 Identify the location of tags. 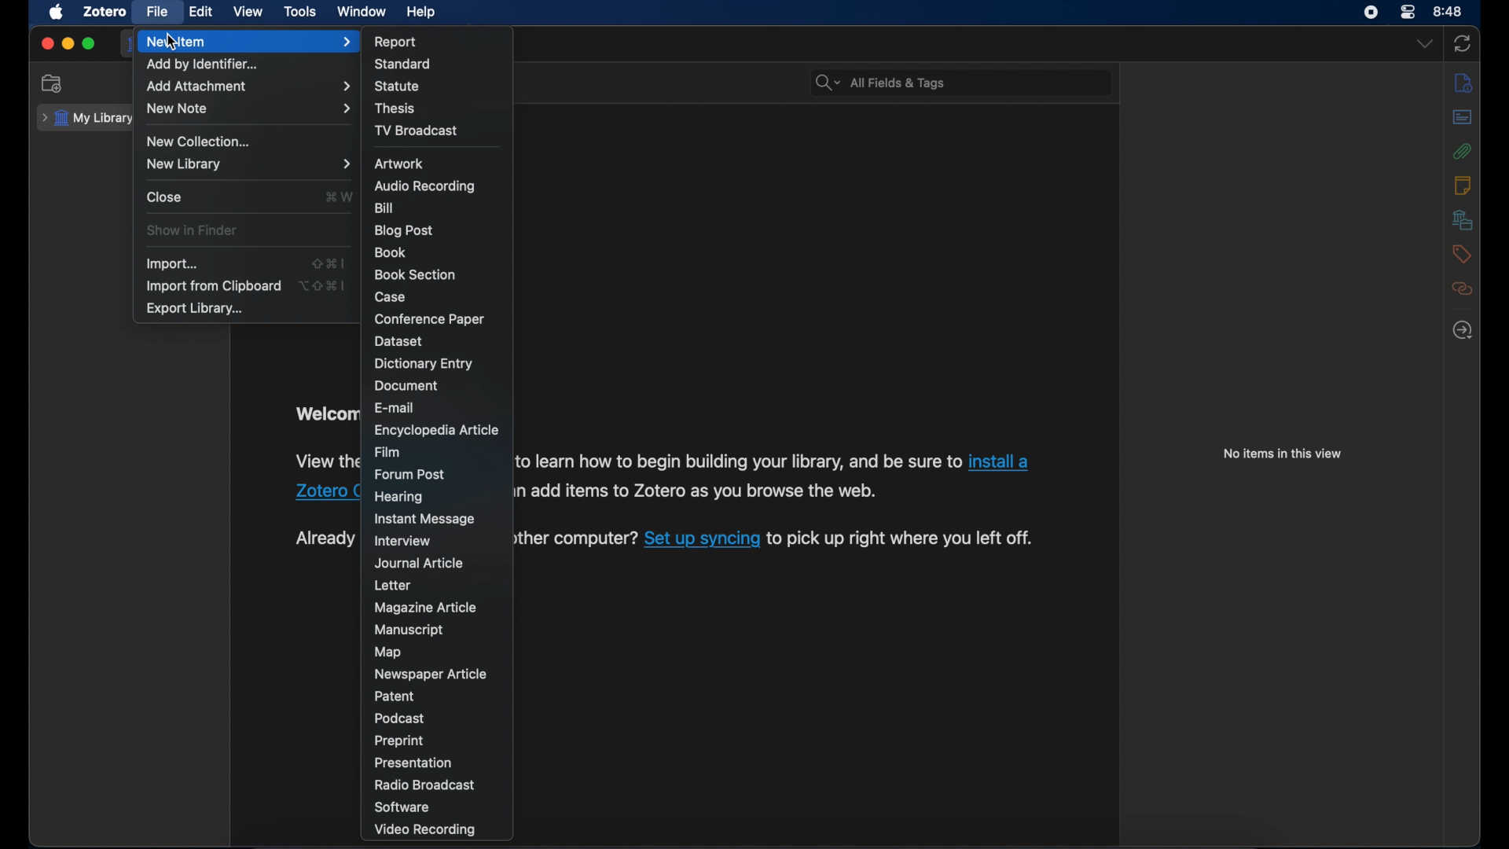
(1461, 254).